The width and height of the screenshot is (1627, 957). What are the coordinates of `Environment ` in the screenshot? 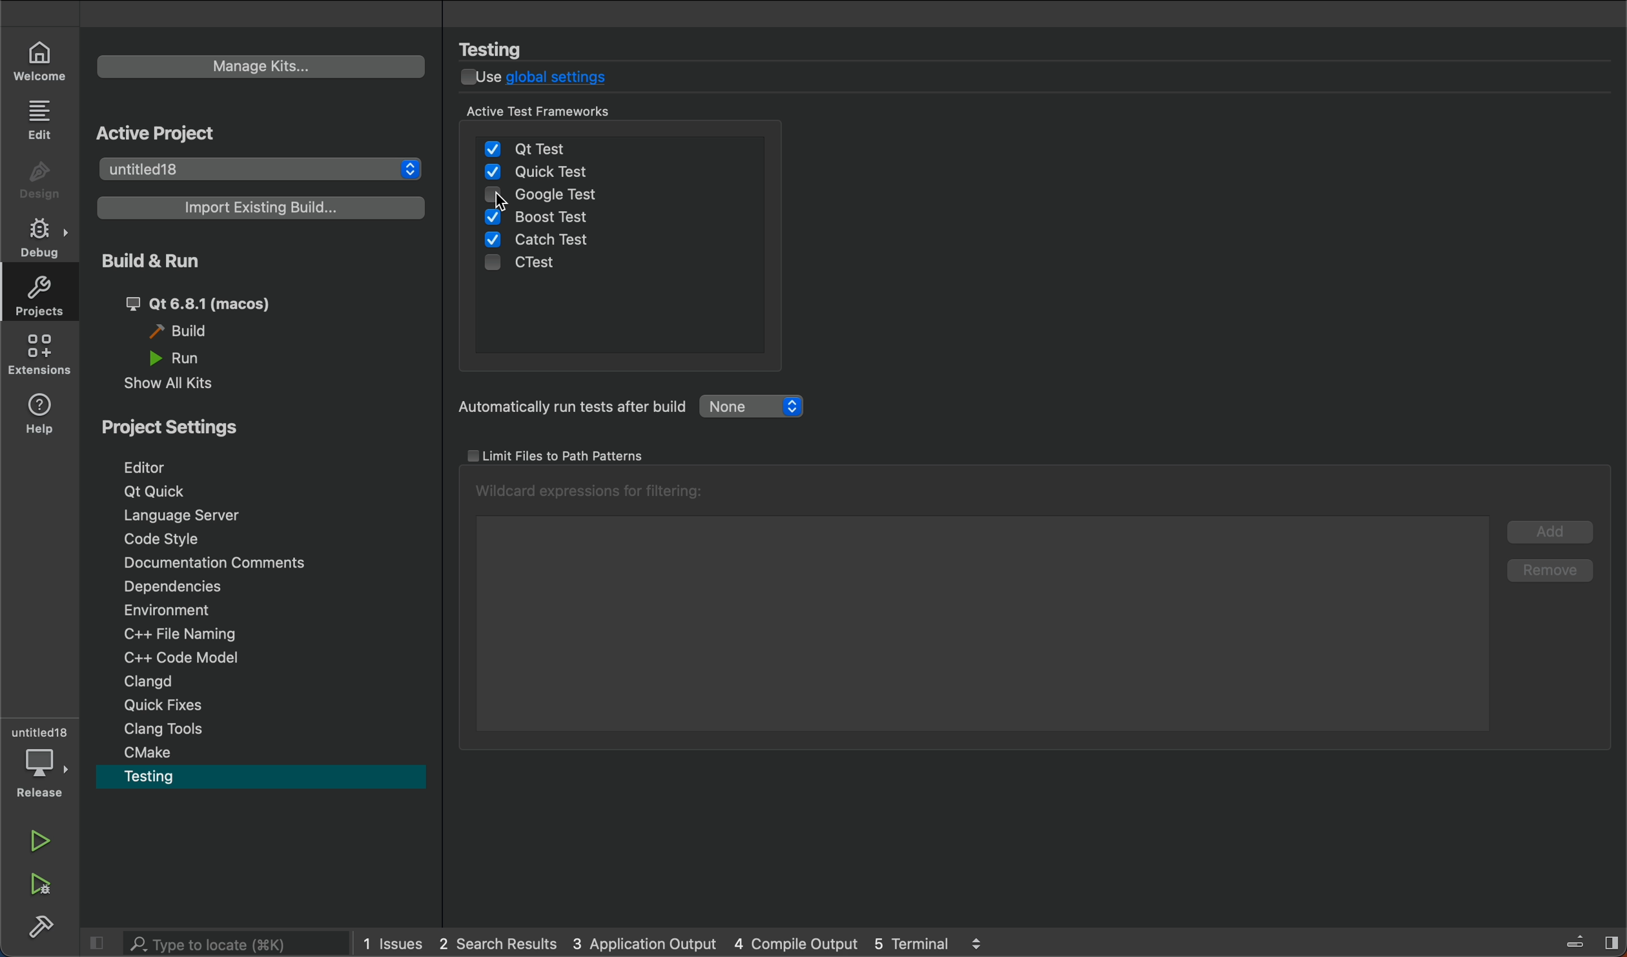 It's located at (265, 613).